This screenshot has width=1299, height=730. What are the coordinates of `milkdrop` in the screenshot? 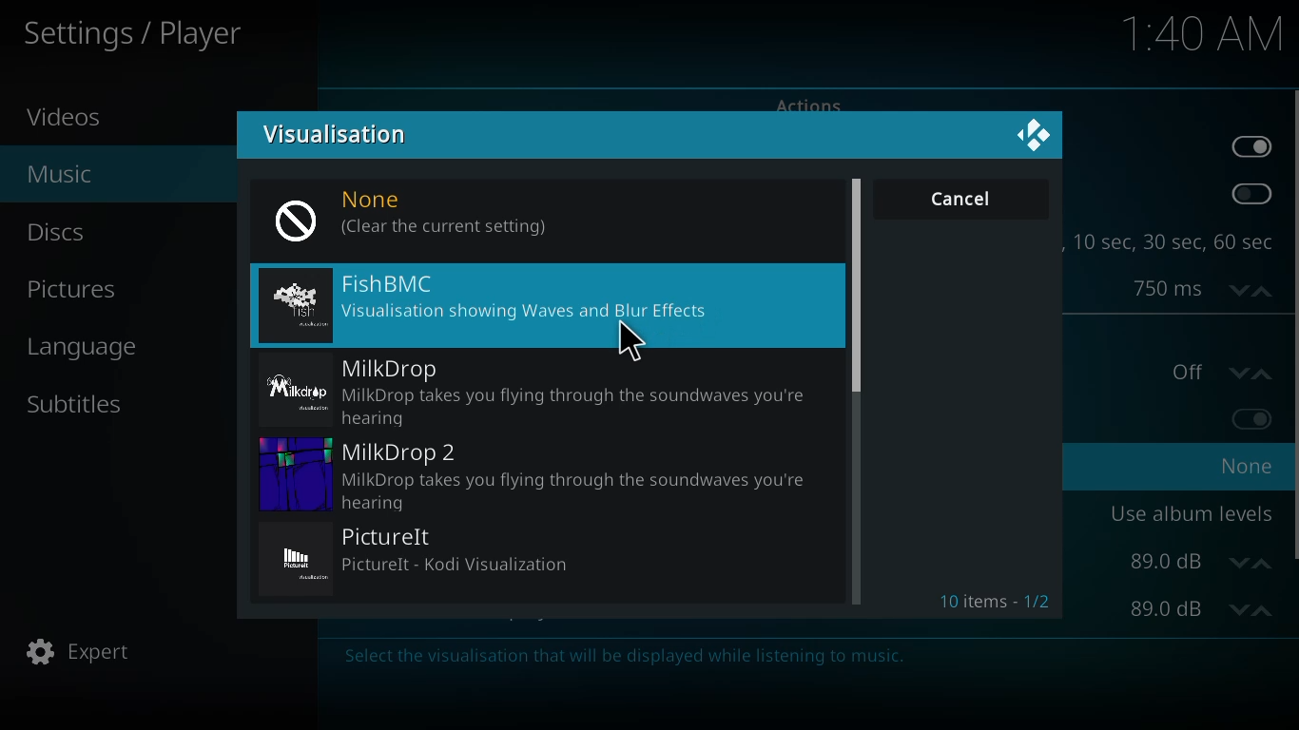 It's located at (534, 388).